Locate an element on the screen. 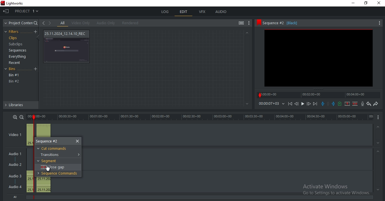 Image resolution: width=385 pixels, height=201 pixels. Audio 1 is located at coordinates (16, 153).